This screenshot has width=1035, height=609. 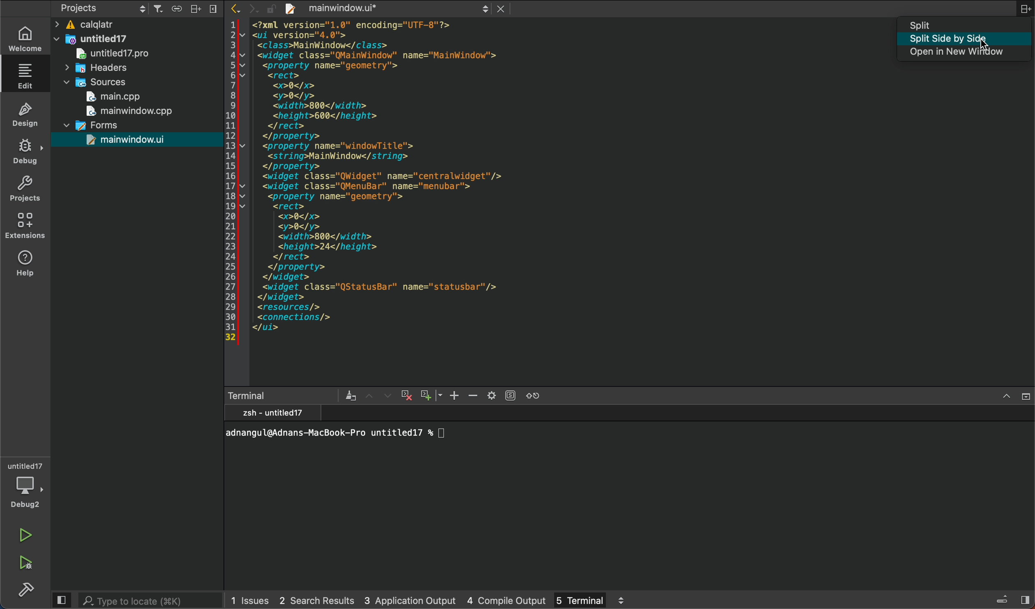 What do you see at coordinates (967, 53) in the screenshot?
I see `open in new window` at bounding box center [967, 53].